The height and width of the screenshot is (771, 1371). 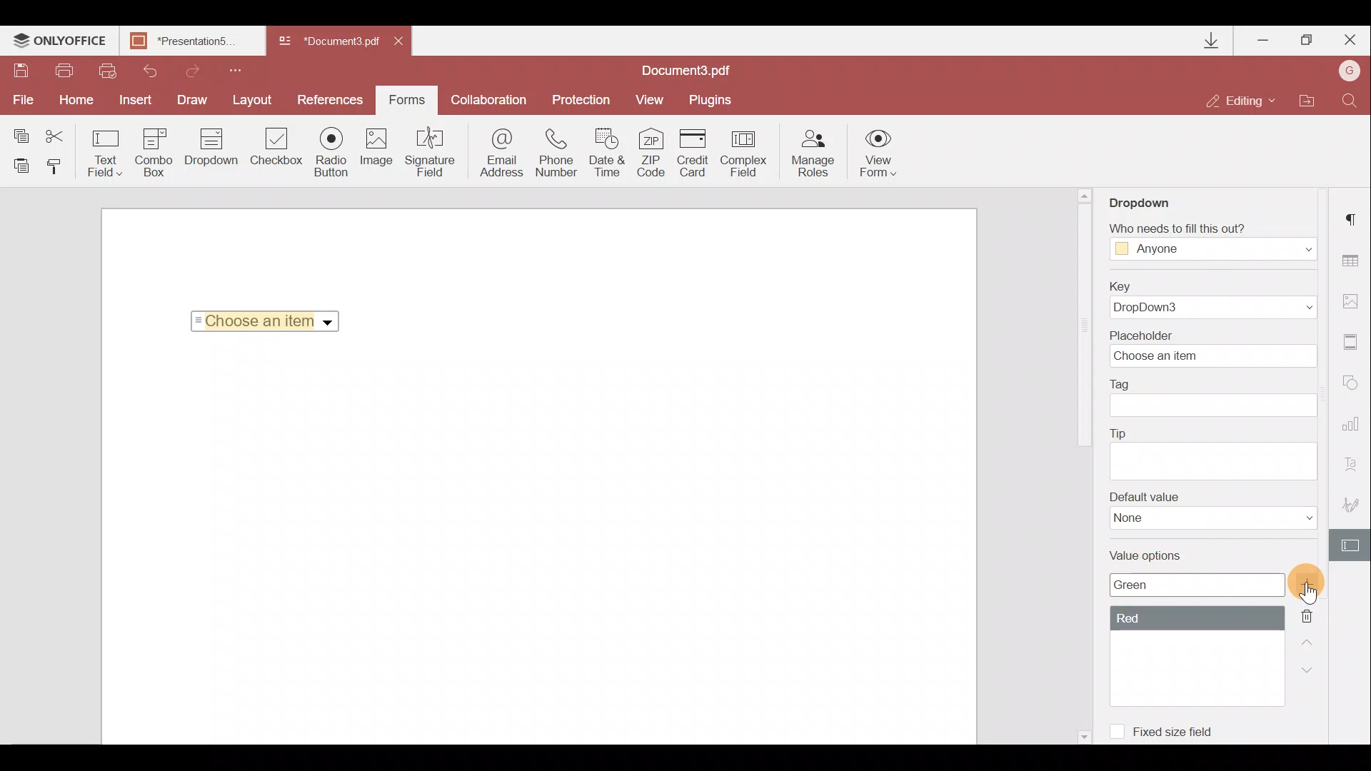 I want to click on Add, so click(x=1306, y=584).